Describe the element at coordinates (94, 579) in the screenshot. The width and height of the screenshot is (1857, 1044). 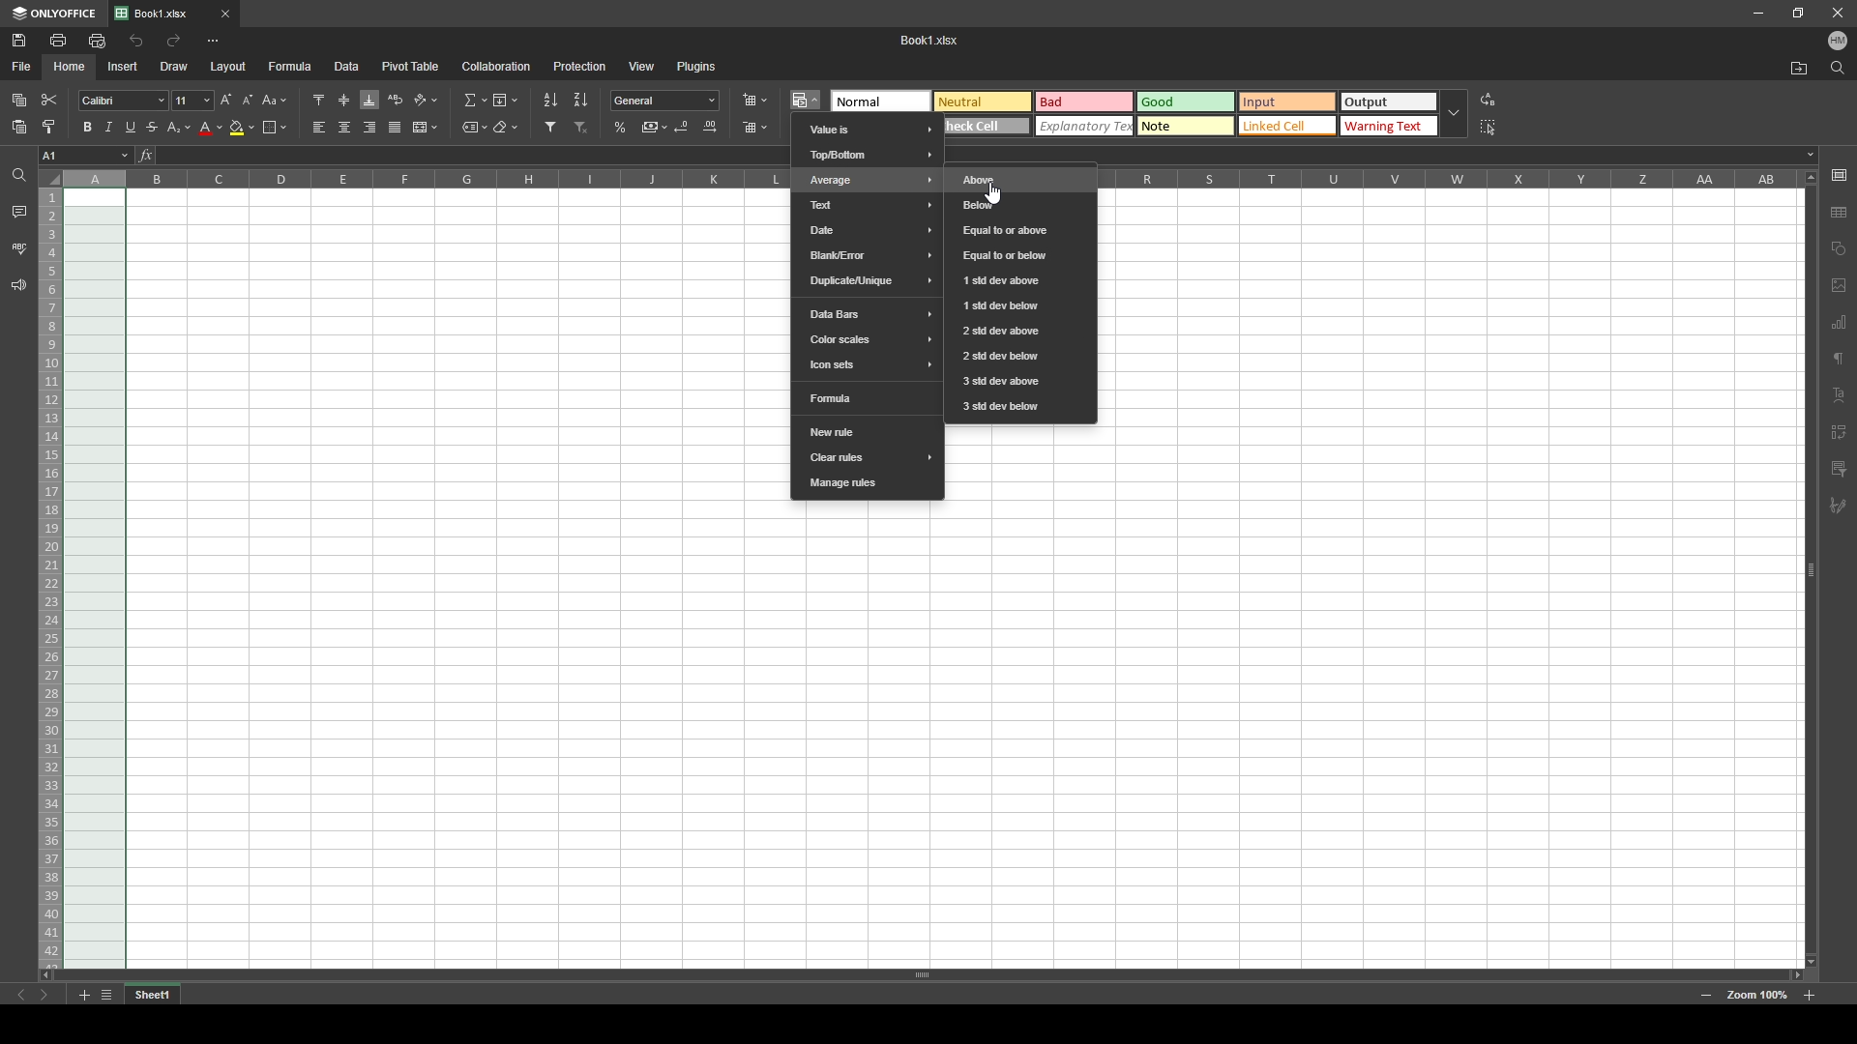
I see `selected cells` at that location.